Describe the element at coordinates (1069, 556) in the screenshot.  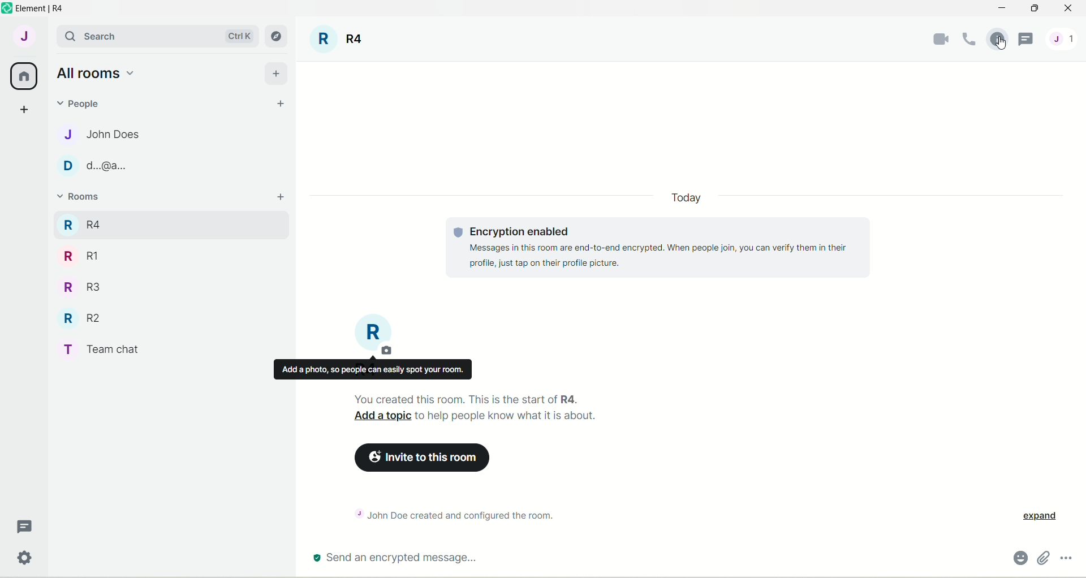
I see `options` at that location.